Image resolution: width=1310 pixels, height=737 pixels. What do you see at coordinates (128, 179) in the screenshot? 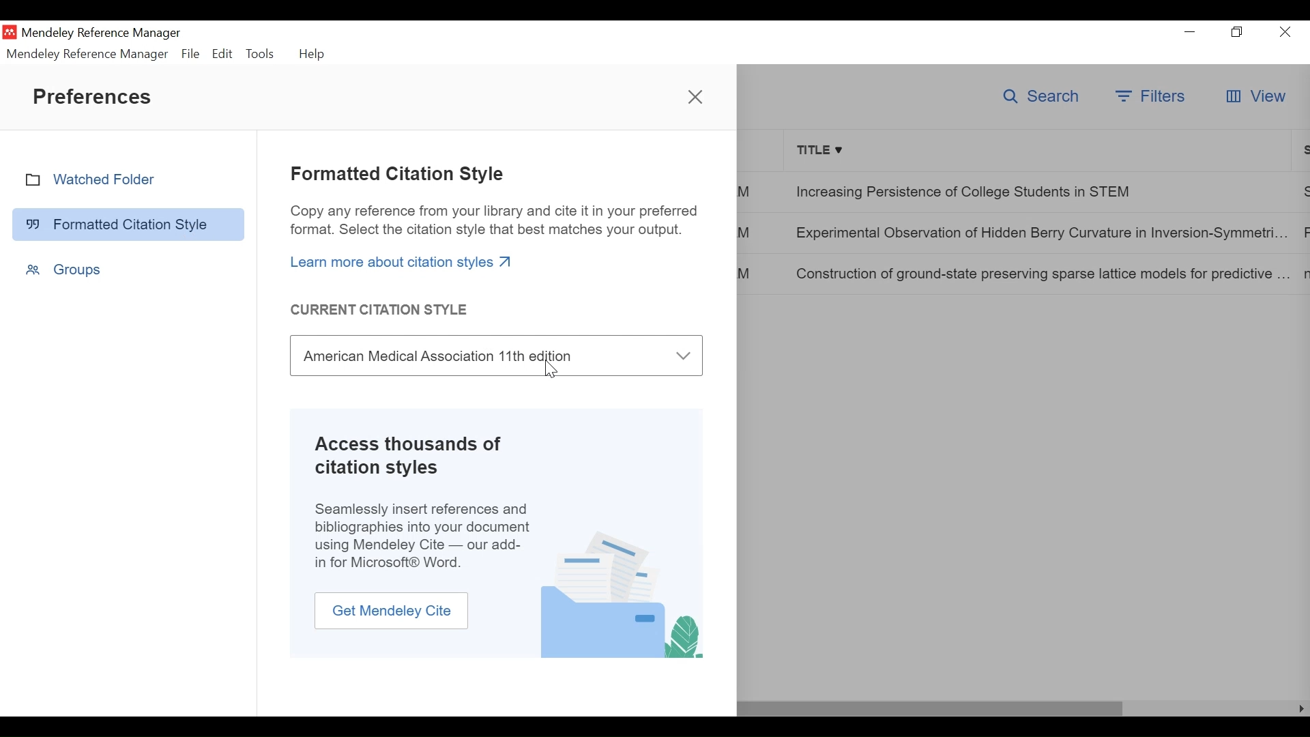
I see `Watched Folder` at bounding box center [128, 179].